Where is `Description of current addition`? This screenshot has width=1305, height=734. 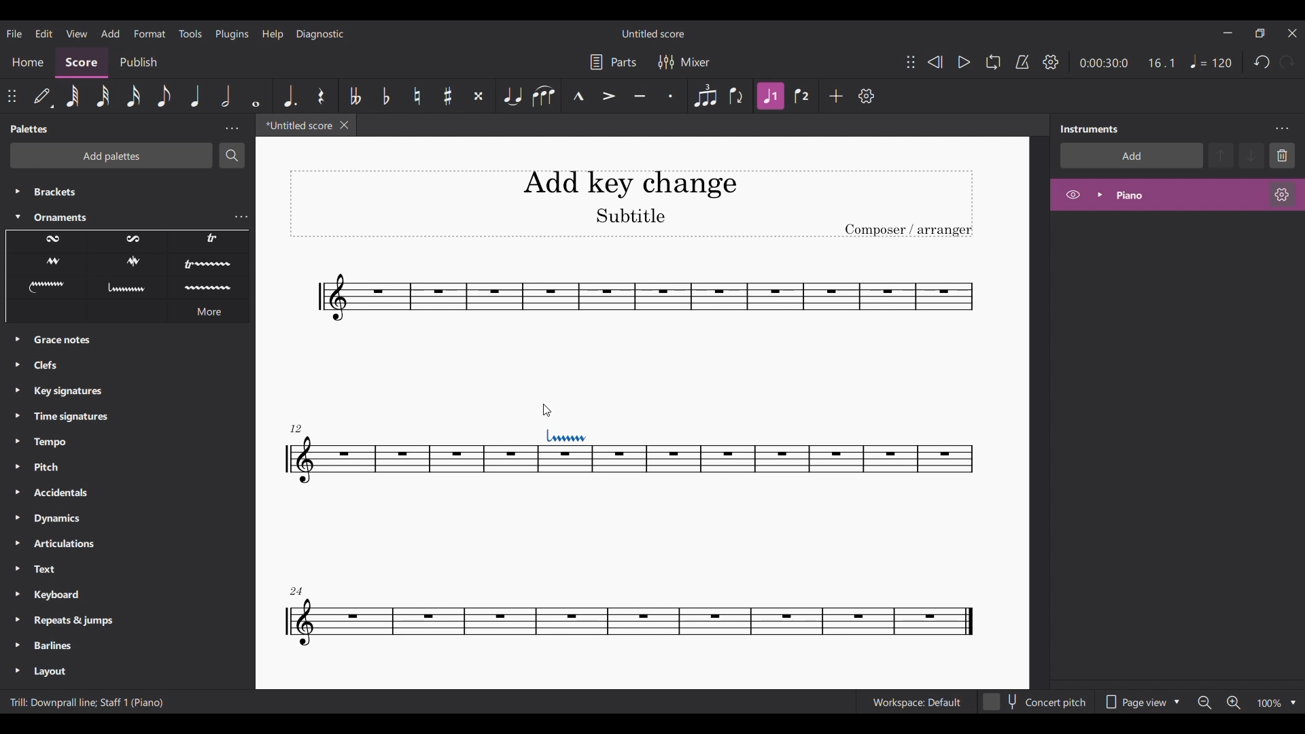
Description of current addition is located at coordinates (105, 703).